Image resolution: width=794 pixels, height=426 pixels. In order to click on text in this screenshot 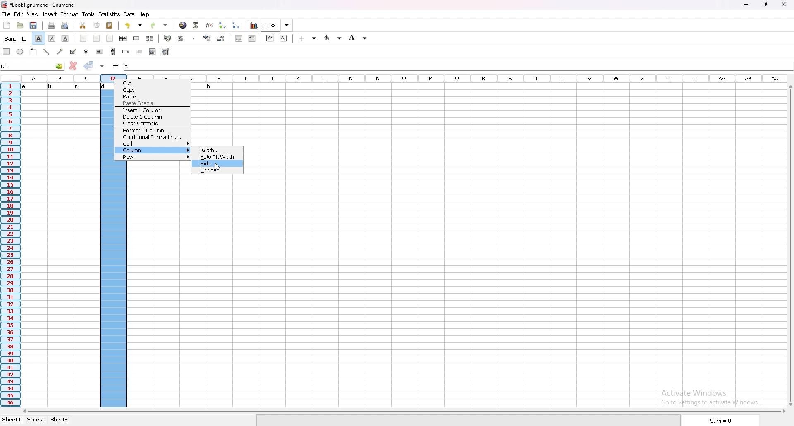, I will do `click(207, 85)`.